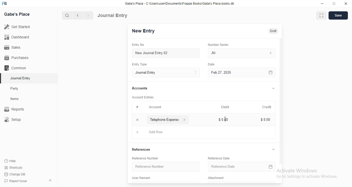 This screenshot has height=187, width=352. I want to click on Reference Number, so click(148, 158).